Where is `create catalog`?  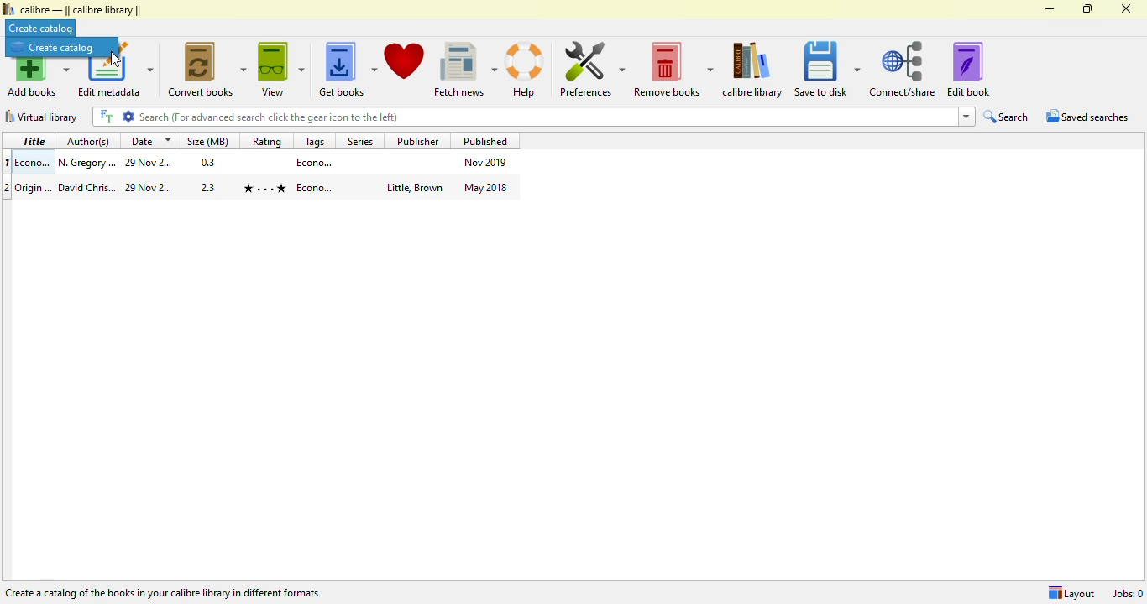 create catalog is located at coordinates (56, 47).